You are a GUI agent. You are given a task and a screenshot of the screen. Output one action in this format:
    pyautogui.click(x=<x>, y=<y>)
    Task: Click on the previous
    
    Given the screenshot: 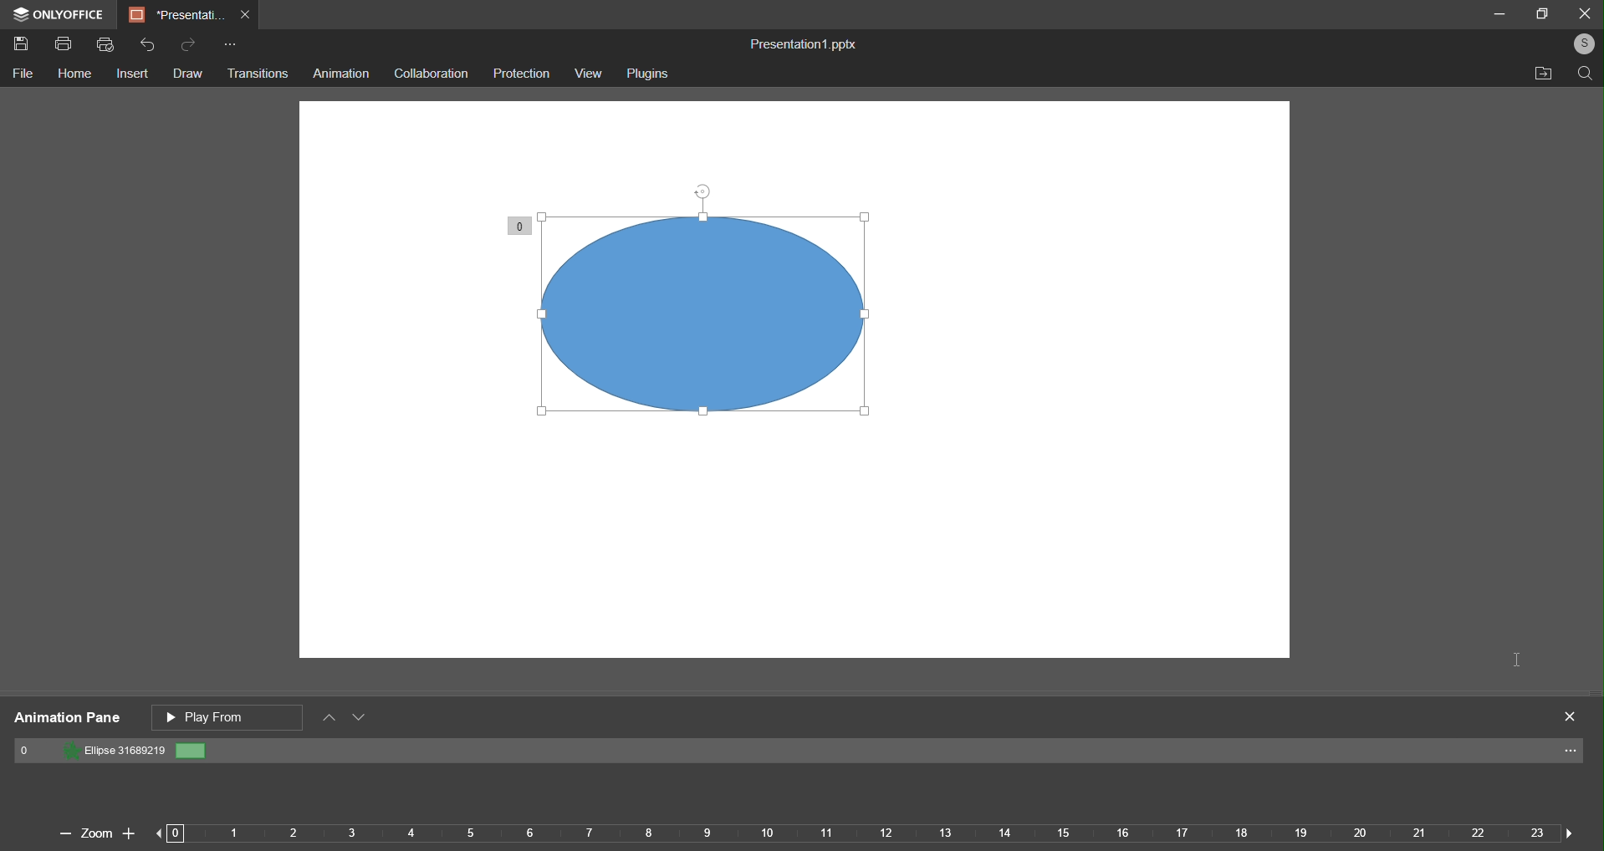 What is the action you would take?
    pyautogui.click(x=172, y=833)
    